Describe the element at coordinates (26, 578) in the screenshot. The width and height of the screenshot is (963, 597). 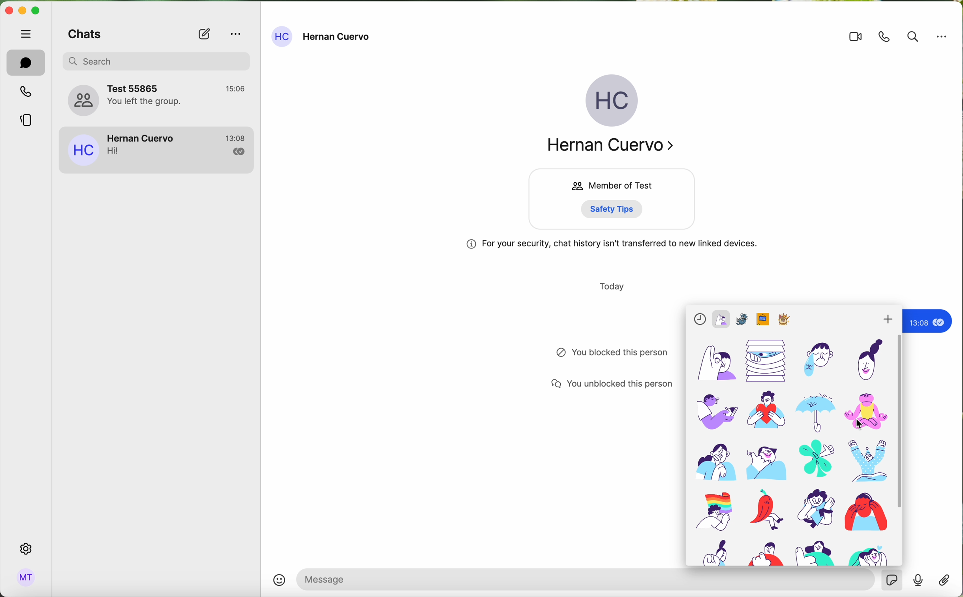
I see `profile` at that location.